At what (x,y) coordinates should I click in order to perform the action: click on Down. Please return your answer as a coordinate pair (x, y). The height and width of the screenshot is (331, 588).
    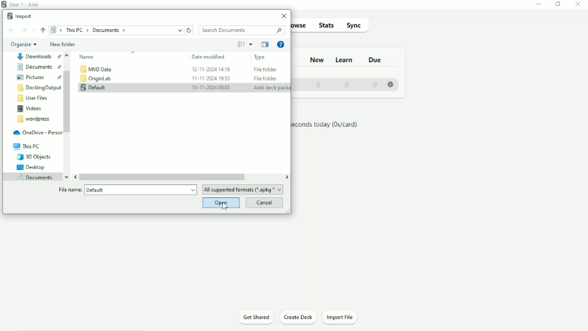
    Looking at the image, I should click on (68, 174).